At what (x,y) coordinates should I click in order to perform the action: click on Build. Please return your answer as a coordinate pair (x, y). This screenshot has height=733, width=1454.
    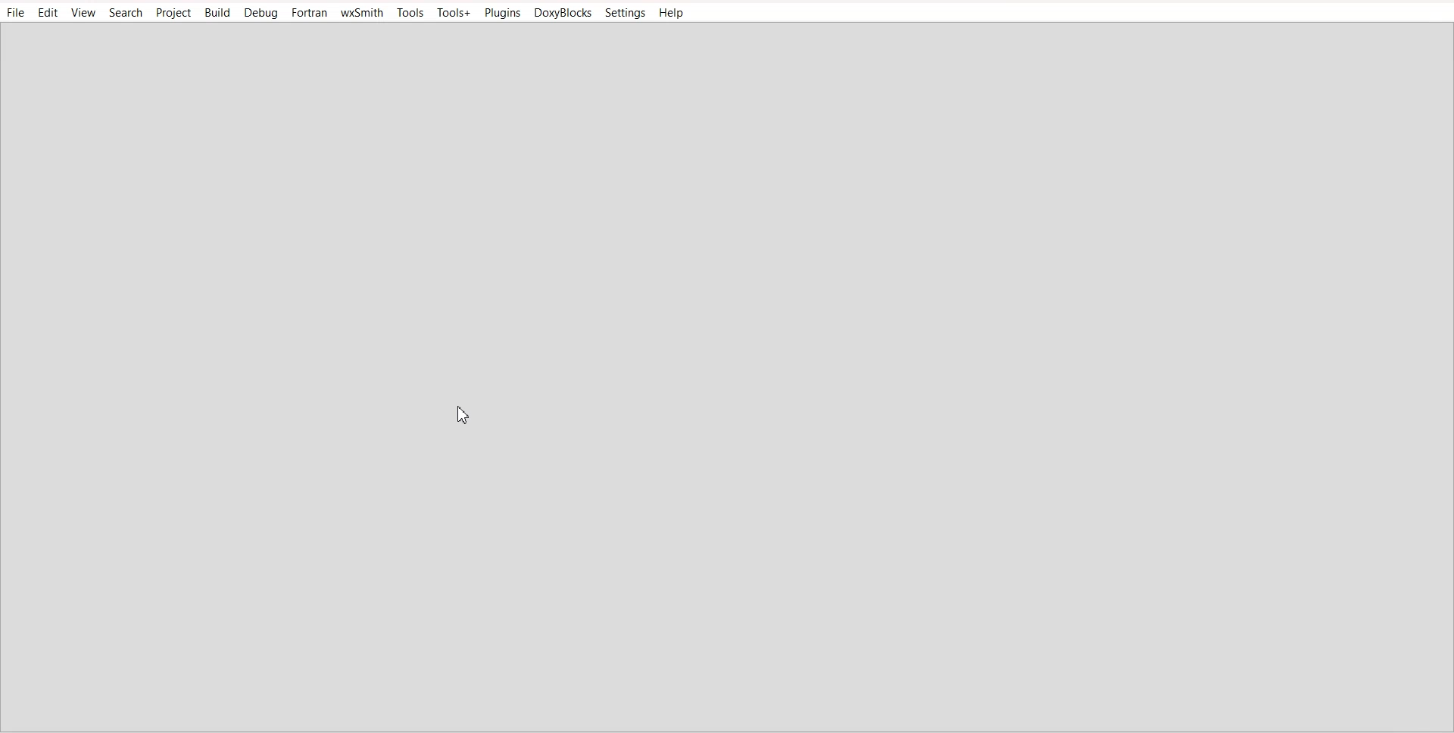
    Looking at the image, I should click on (217, 12).